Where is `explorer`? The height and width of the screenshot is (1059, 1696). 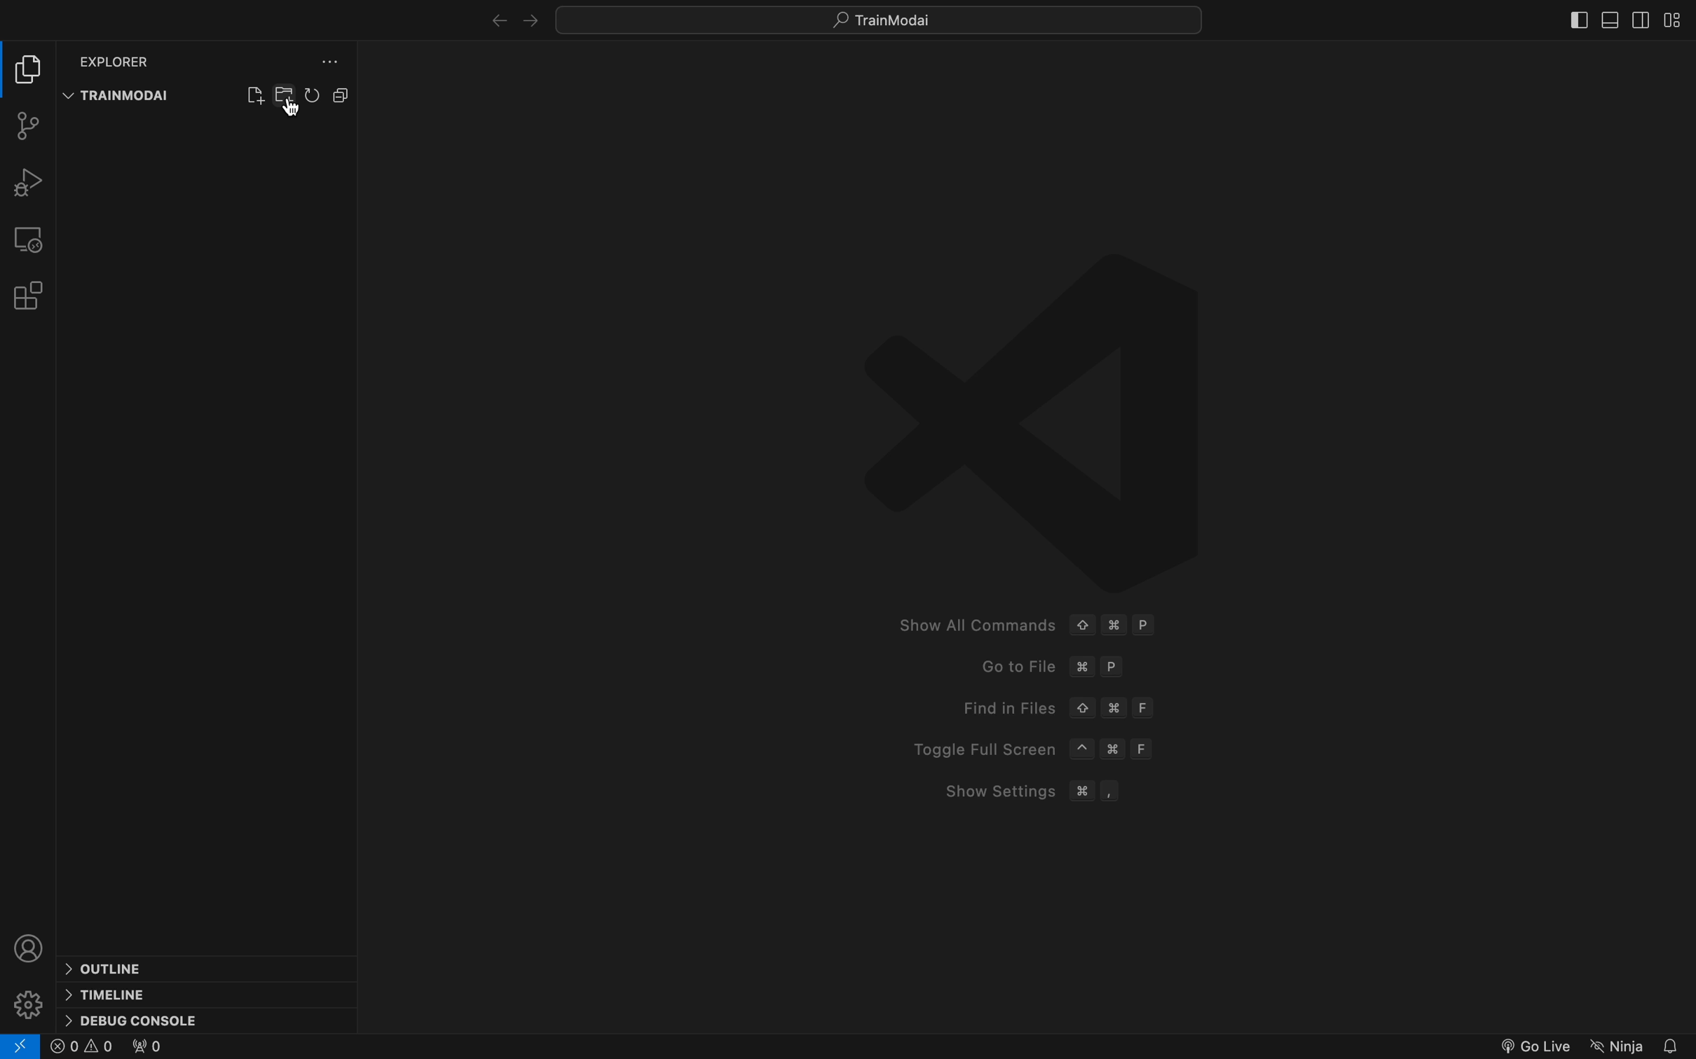 explorer is located at coordinates (118, 60).